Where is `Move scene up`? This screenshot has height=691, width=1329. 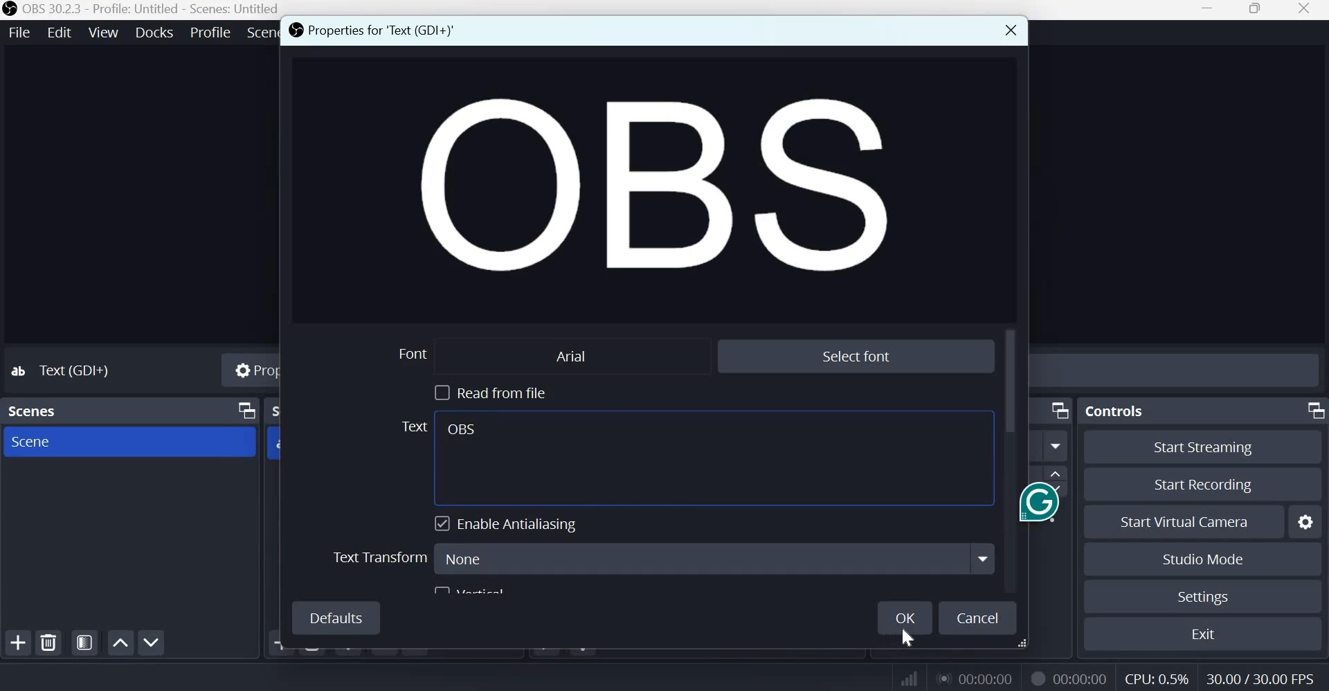
Move scene up is located at coordinates (120, 643).